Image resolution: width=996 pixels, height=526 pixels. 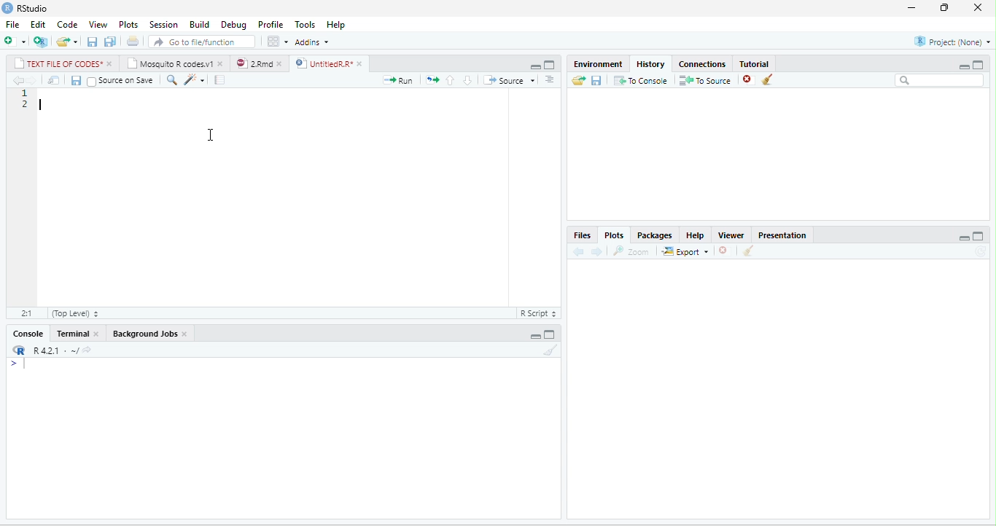 What do you see at coordinates (109, 42) in the screenshot?
I see `save all` at bounding box center [109, 42].